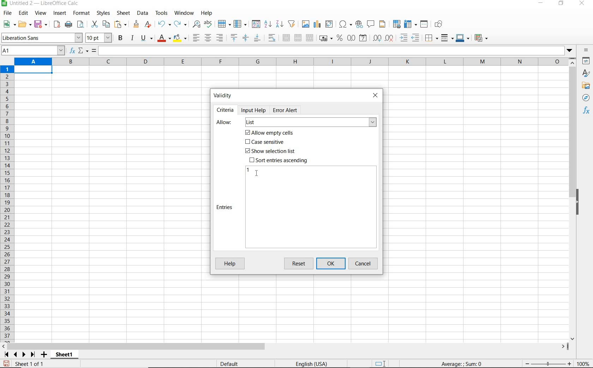 The height and width of the screenshot is (368, 593). Describe the element at coordinates (18, 355) in the screenshot. I see `scroll next` at that location.